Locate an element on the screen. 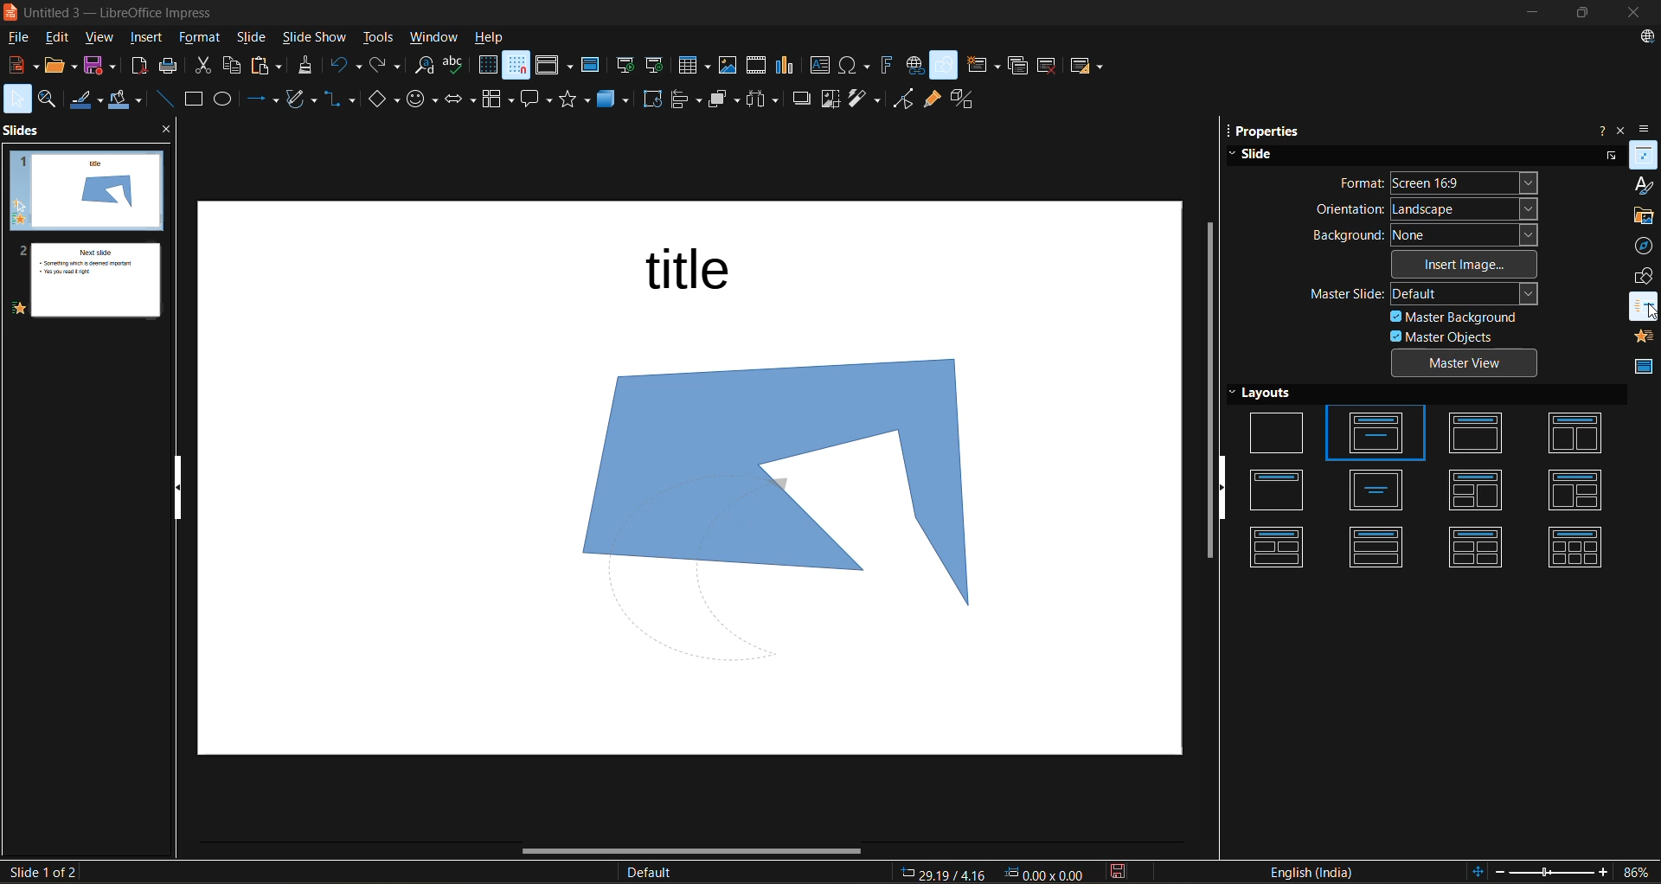  minimize is located at coordinates (1537, 10).